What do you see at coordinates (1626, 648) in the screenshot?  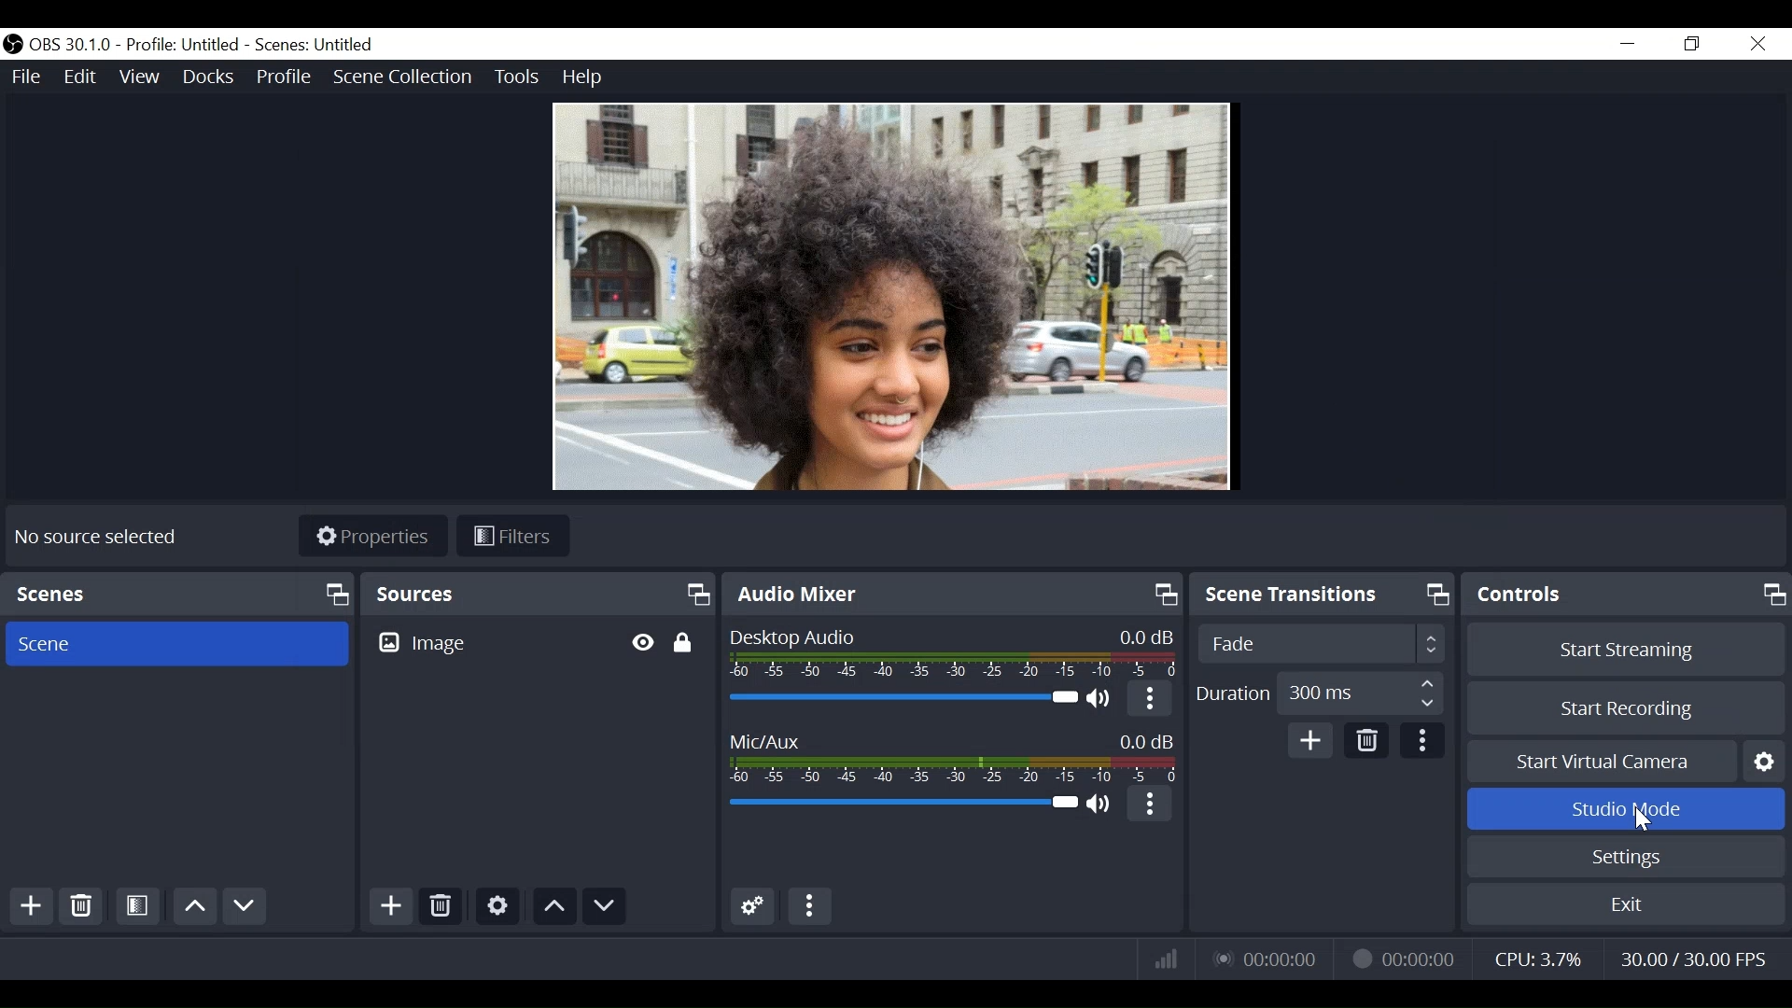 I see `Start Streaming` at bounding box center [1626, 648].